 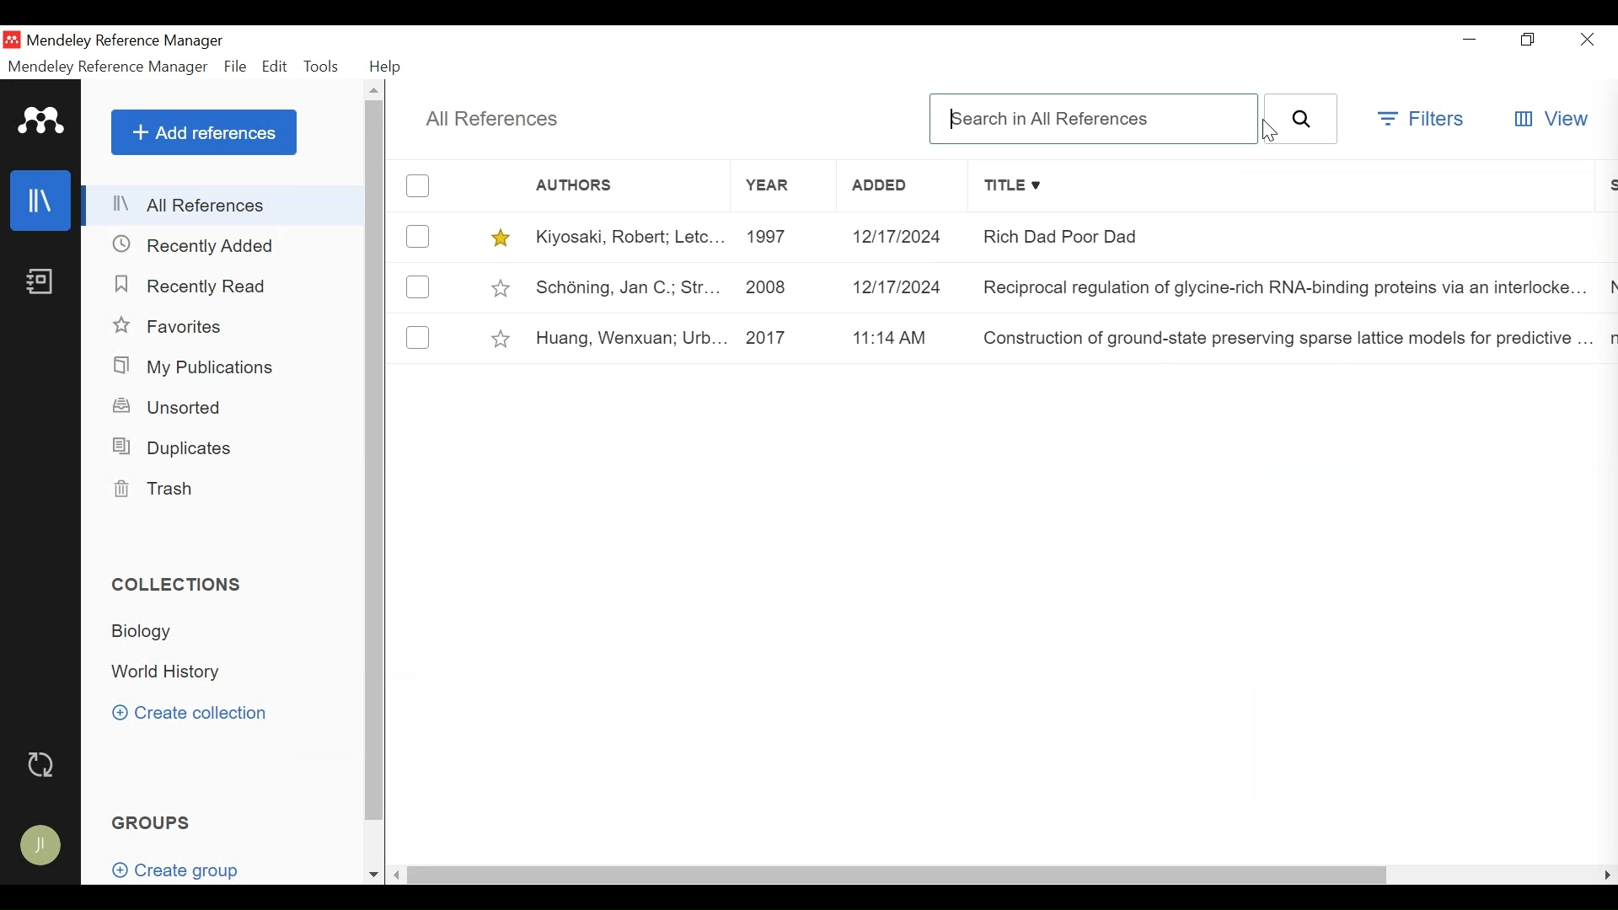 What do you see at coordinates (903, 338) in the screenshot?
I see `11:14 AM` at bounding box center [903, 338].